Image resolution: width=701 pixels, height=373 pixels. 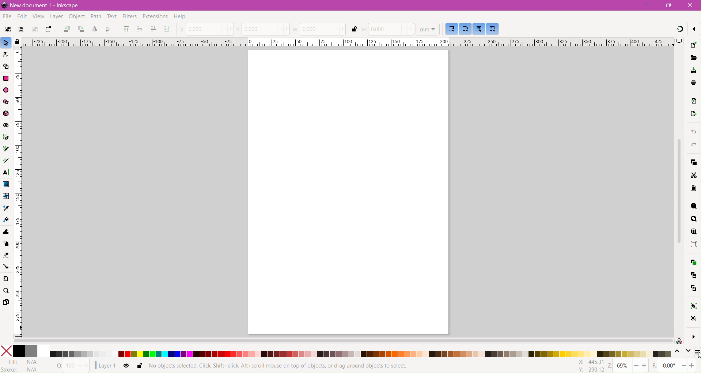 What do you see at coordinates (680, 30) in the screenshot?
I see `Snapping` at bounding box center [680, 30].